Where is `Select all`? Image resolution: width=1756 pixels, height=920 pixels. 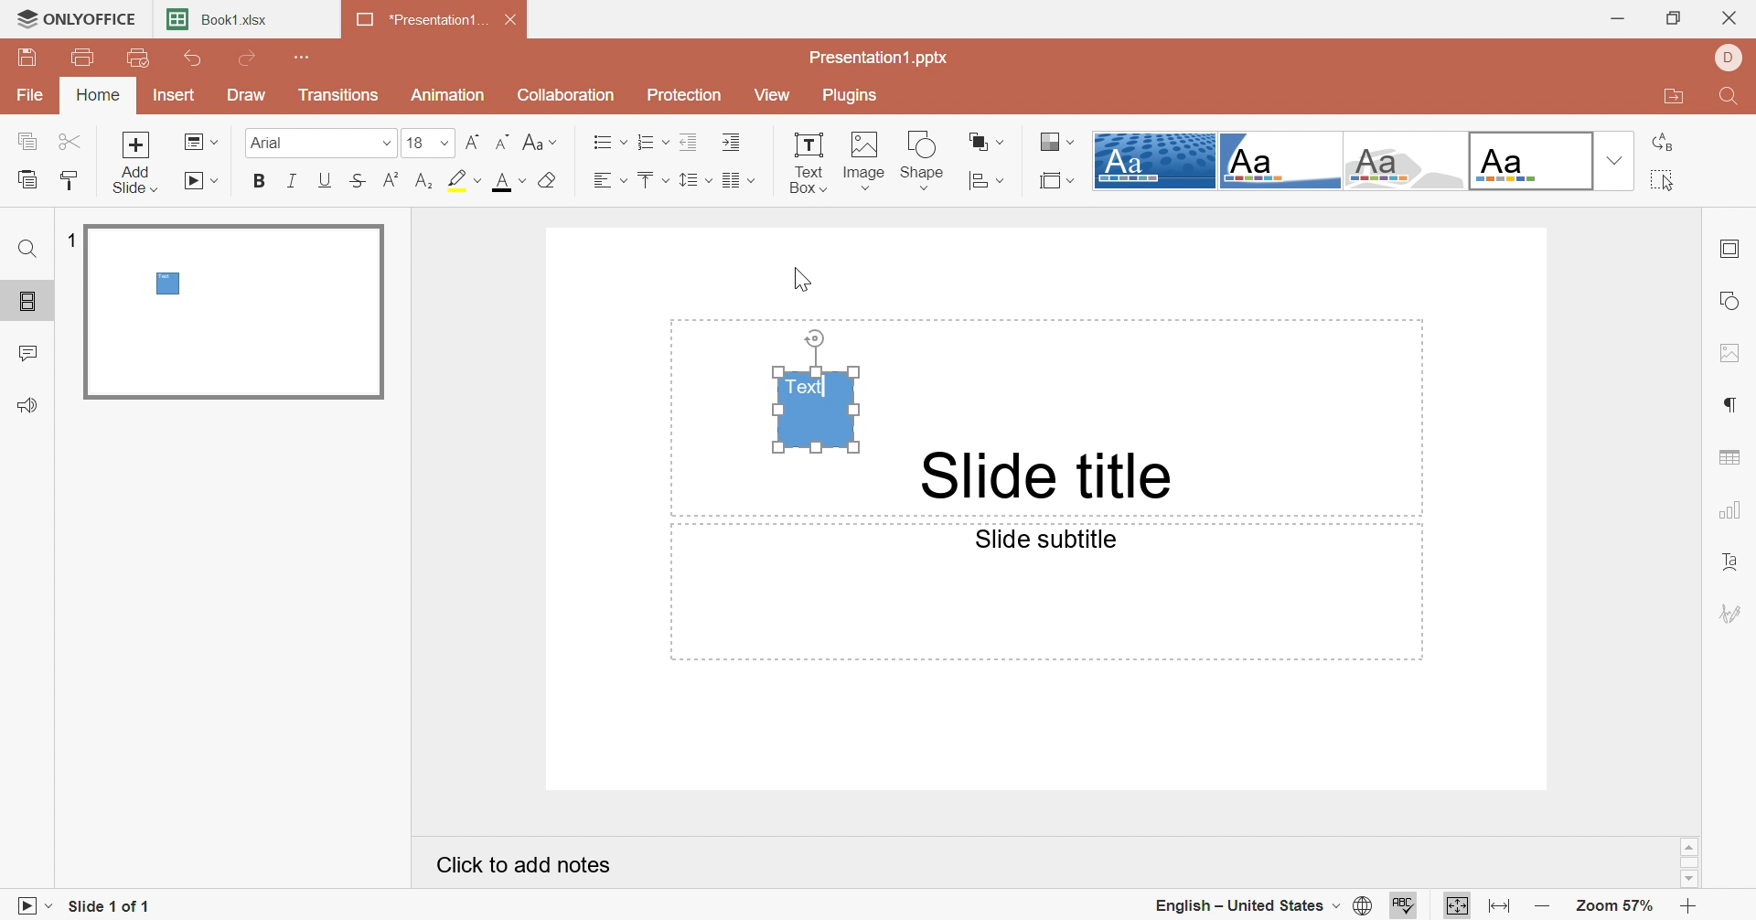 Select all is located at coordinates (1665, 182).